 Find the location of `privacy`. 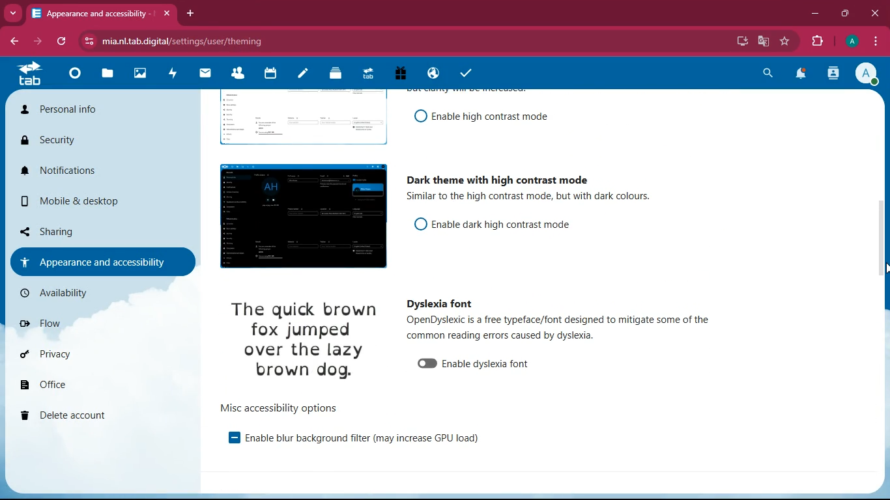

privacy is located at coordinates (72, 354).